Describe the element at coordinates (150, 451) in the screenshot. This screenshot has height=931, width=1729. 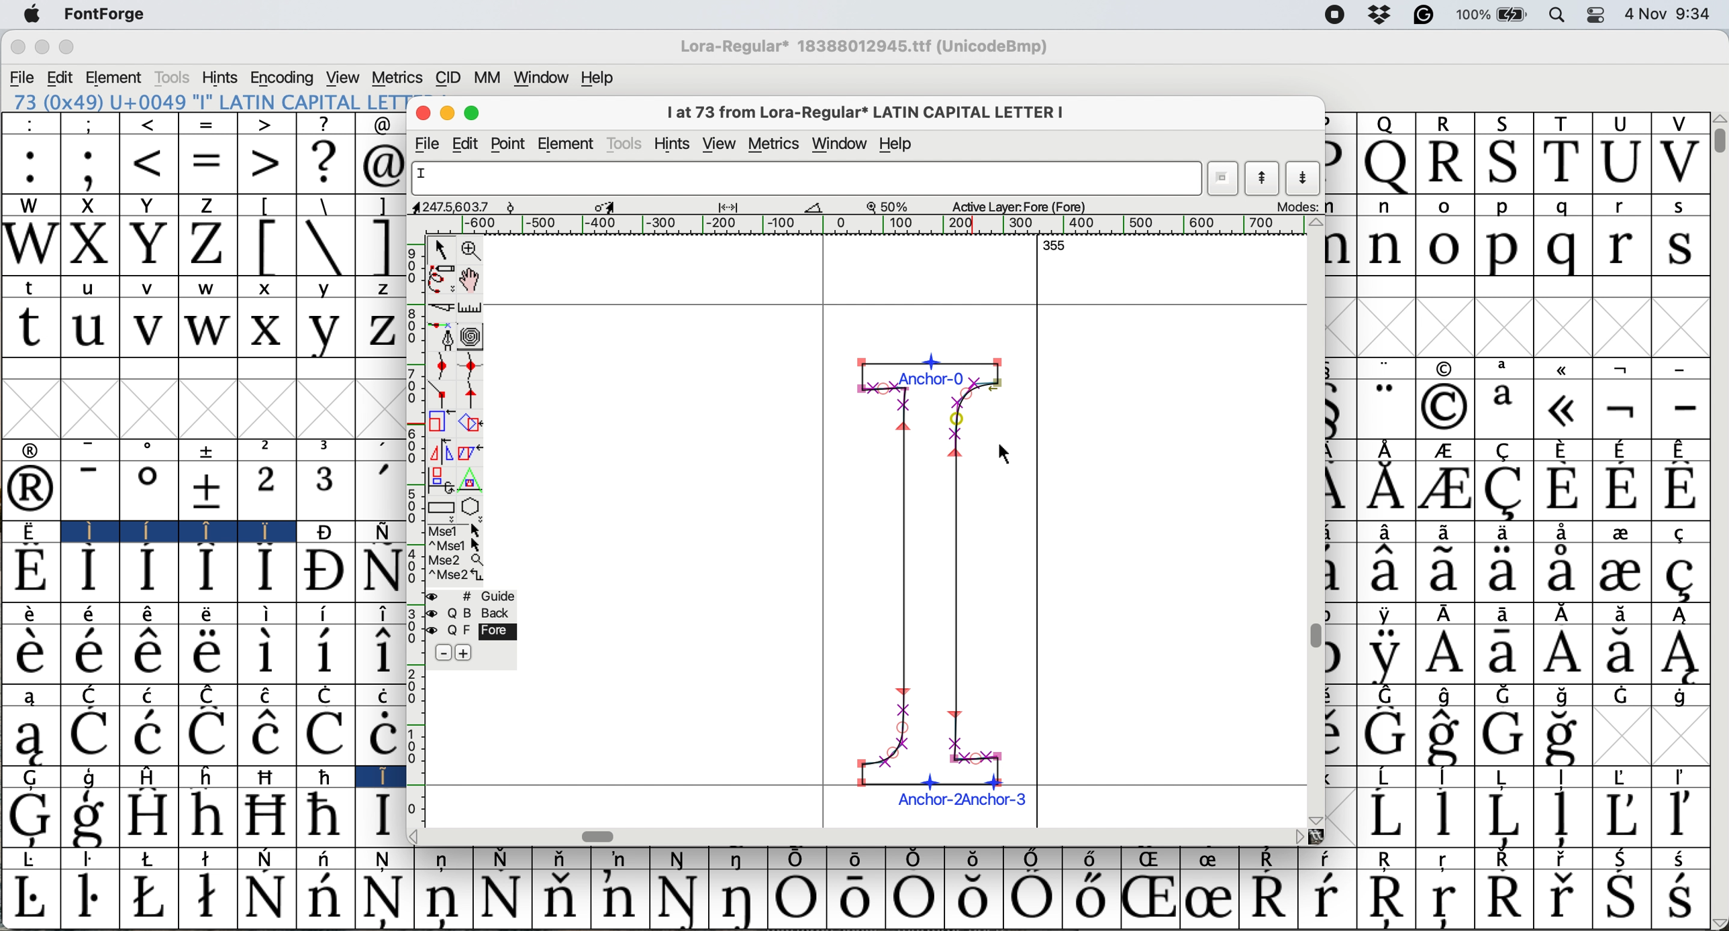
I see `o` at that location.